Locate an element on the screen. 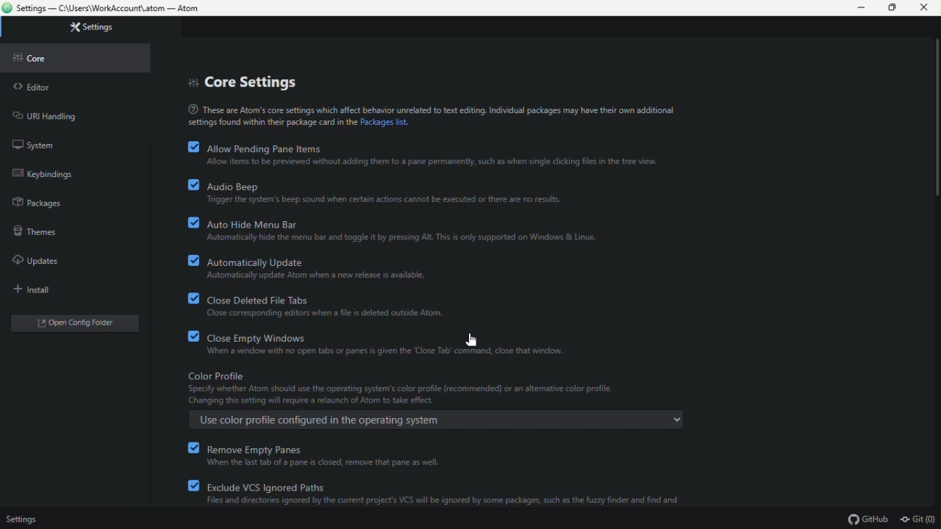 This screenshot has width=941, height=529. checkbox  is located at coordinates (185, 298).